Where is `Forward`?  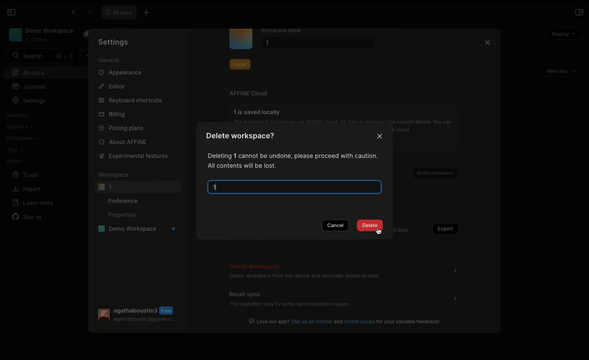 Forward is located at coordinates (88, 13).